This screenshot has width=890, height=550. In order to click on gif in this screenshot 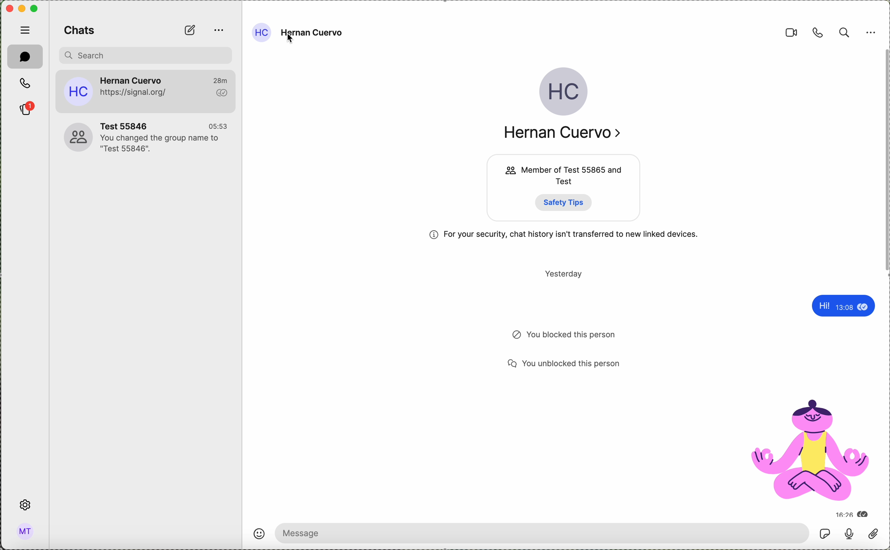, I will do `click(824, 534)`.